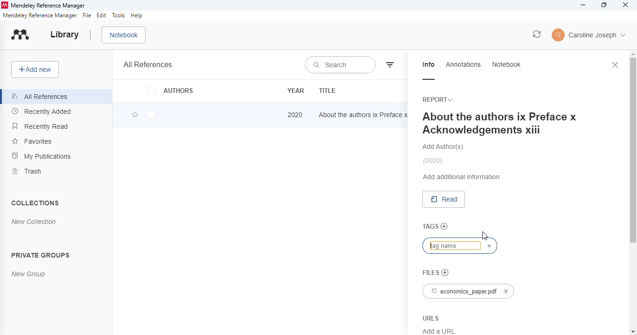  What do you see at coordinates (433, 161) in the screenshot?
I see `(2020)` at bounding box center [433, 161].